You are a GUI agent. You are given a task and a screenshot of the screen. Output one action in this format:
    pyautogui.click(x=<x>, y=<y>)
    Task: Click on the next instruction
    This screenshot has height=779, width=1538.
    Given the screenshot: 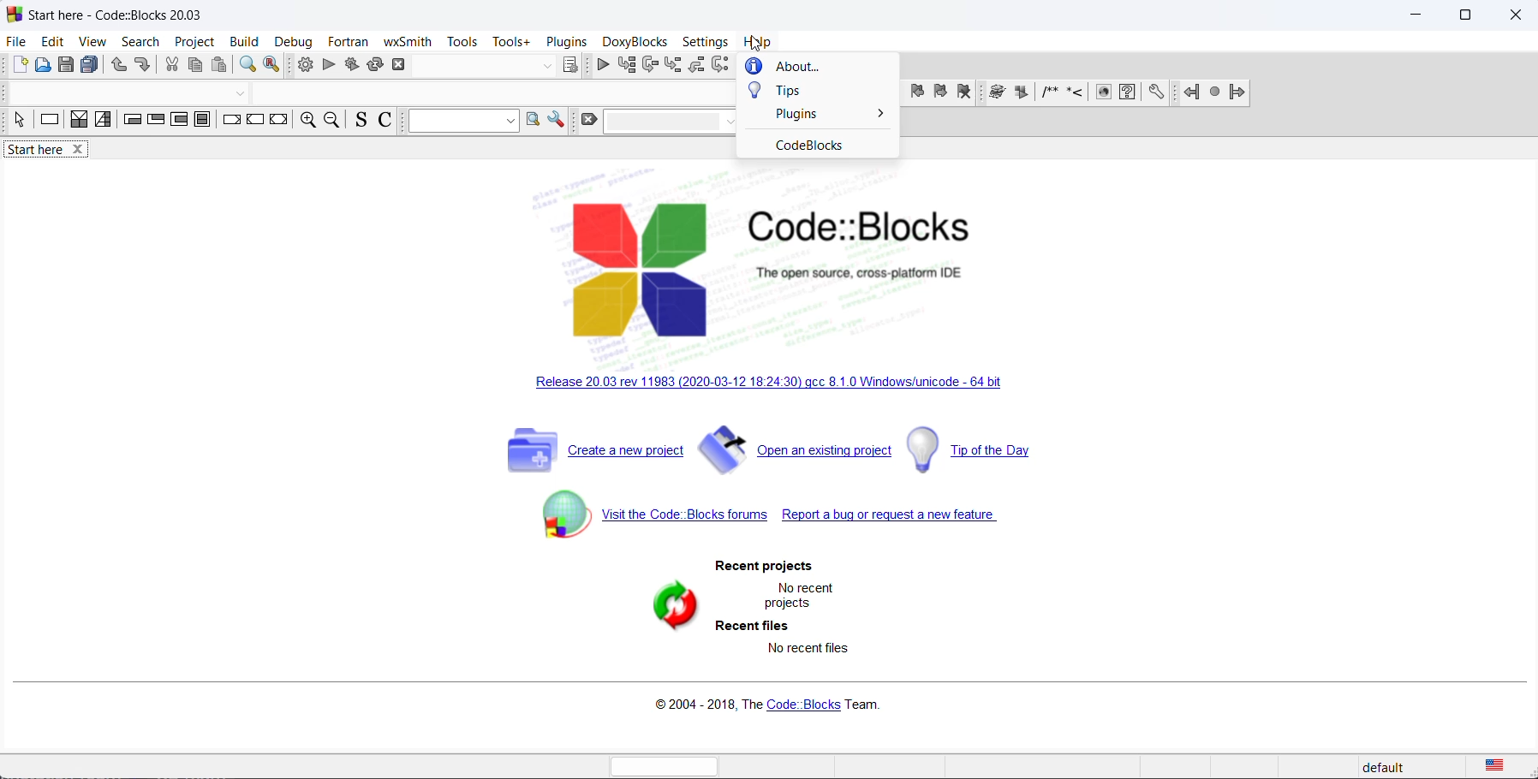 What is the action you would take?
    pyautogui.click(x=718, y=65)
    